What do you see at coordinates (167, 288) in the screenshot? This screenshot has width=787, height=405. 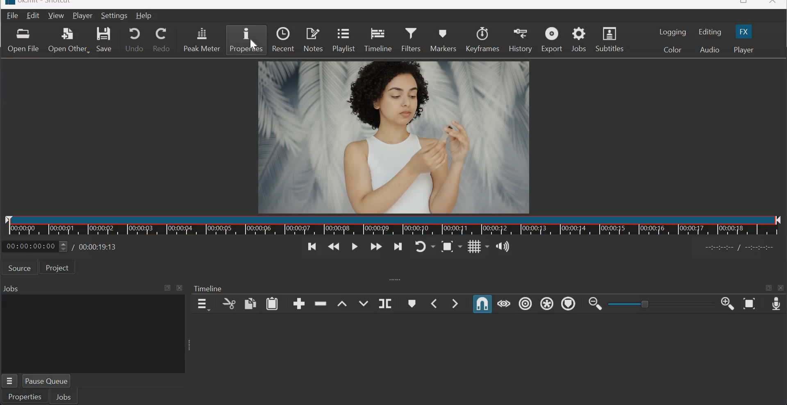 I see `Maximize` at bounding box center [167, 288].